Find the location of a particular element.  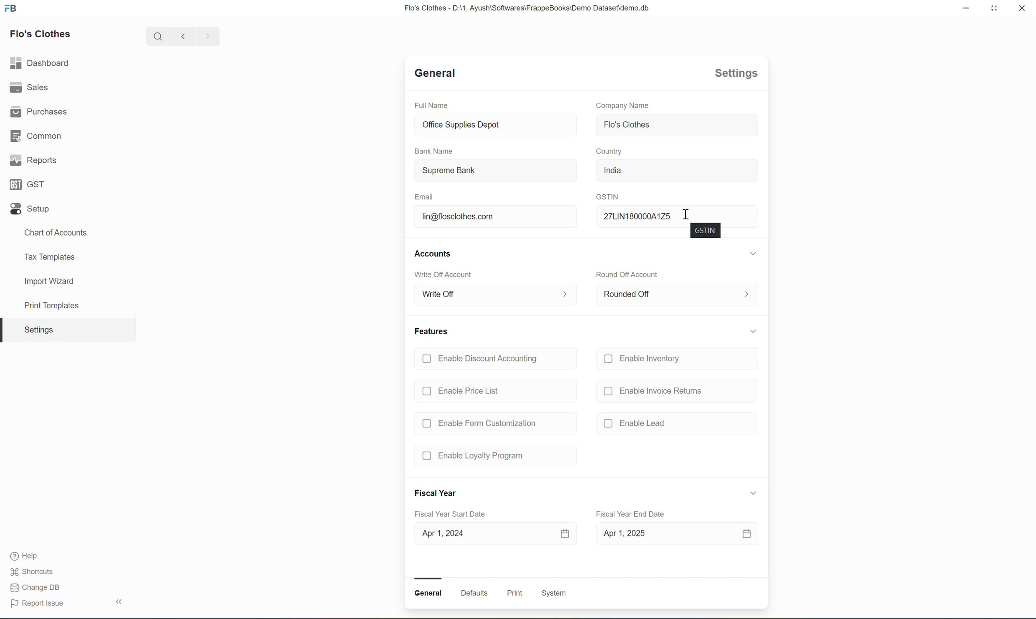

Flo's Clothes is located at coordinates (676, 126).